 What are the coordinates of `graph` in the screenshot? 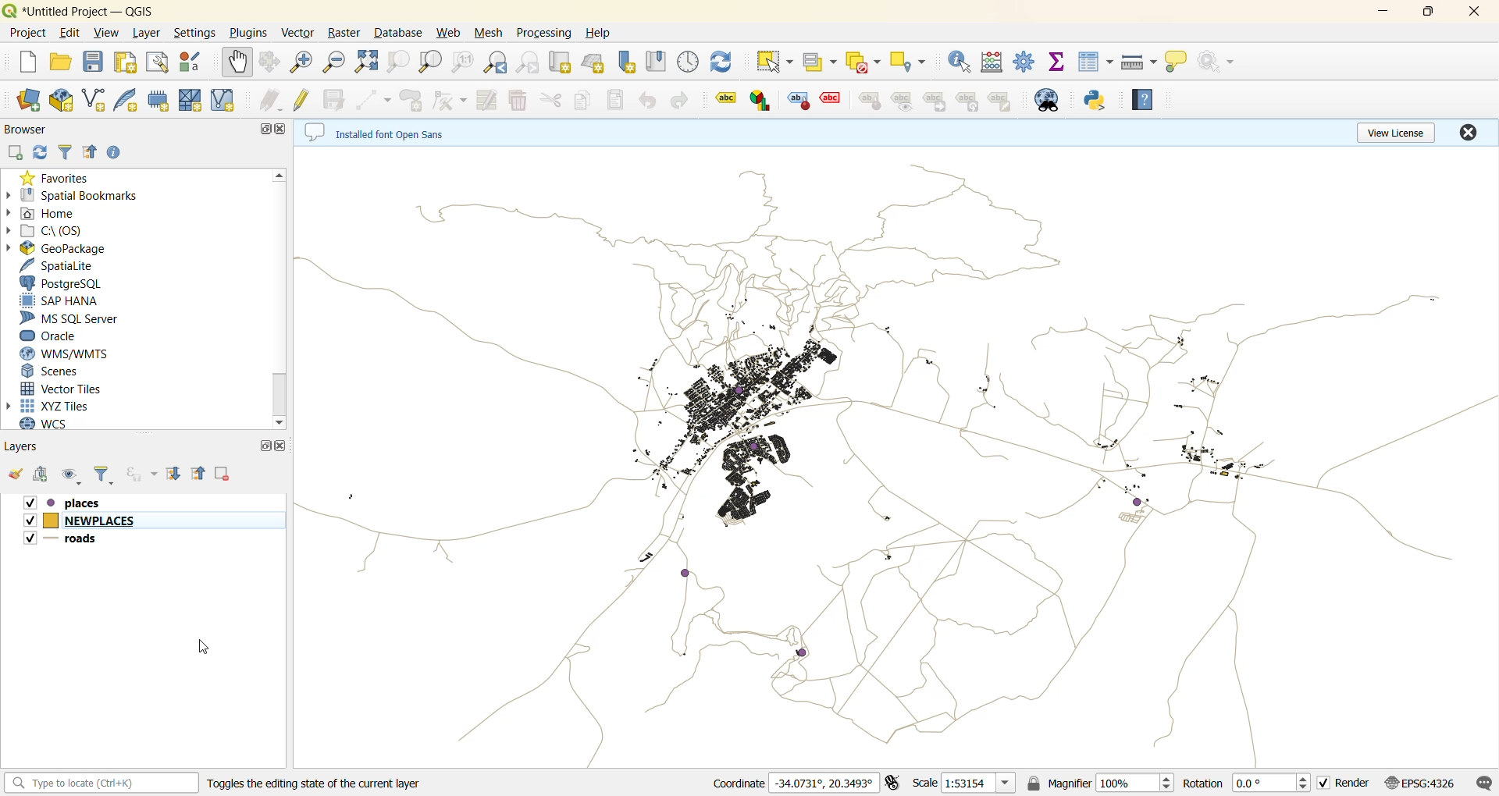 It's located at (760, 100).